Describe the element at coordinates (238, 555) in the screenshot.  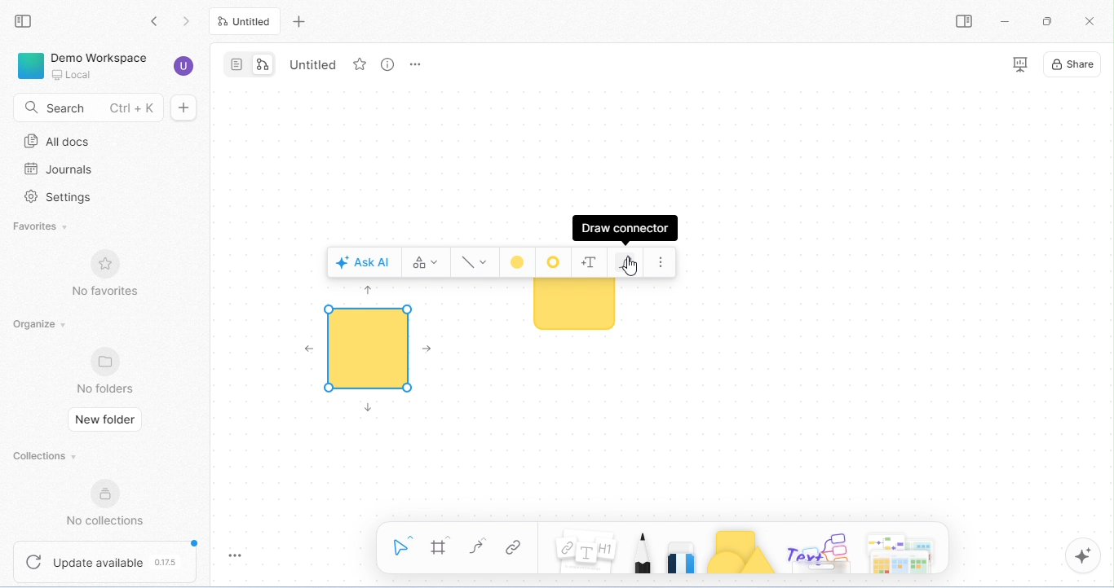
I see `toggle zoom` at that location.